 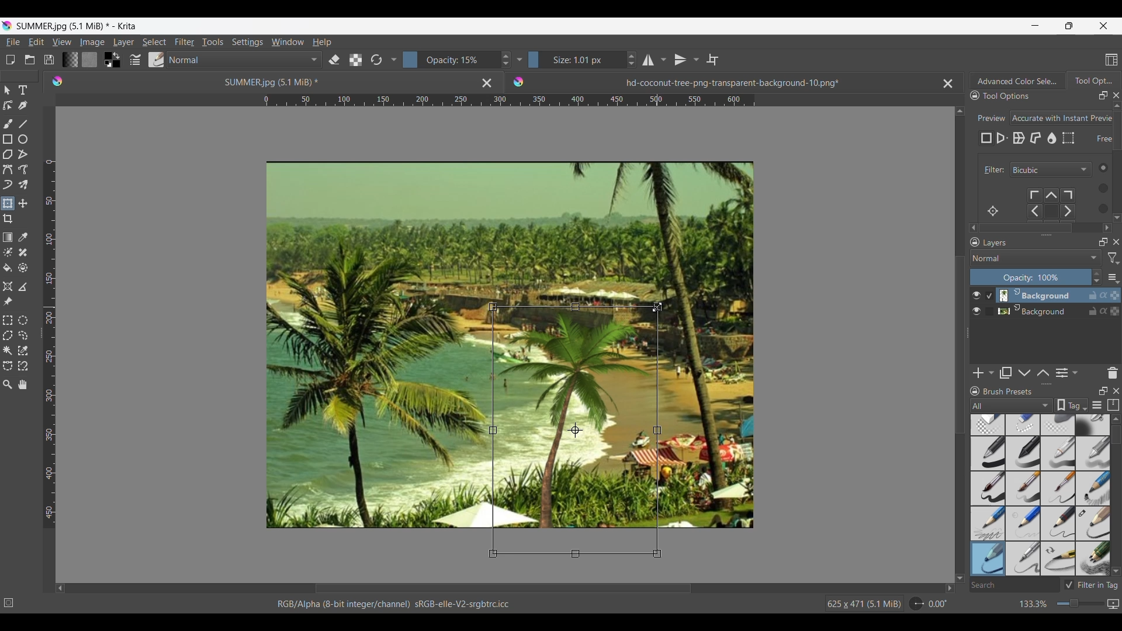 What do you see at coordinates (695, 59) in the screenshot?
I see `Vertical flip options` at bounding box center [695, 59].